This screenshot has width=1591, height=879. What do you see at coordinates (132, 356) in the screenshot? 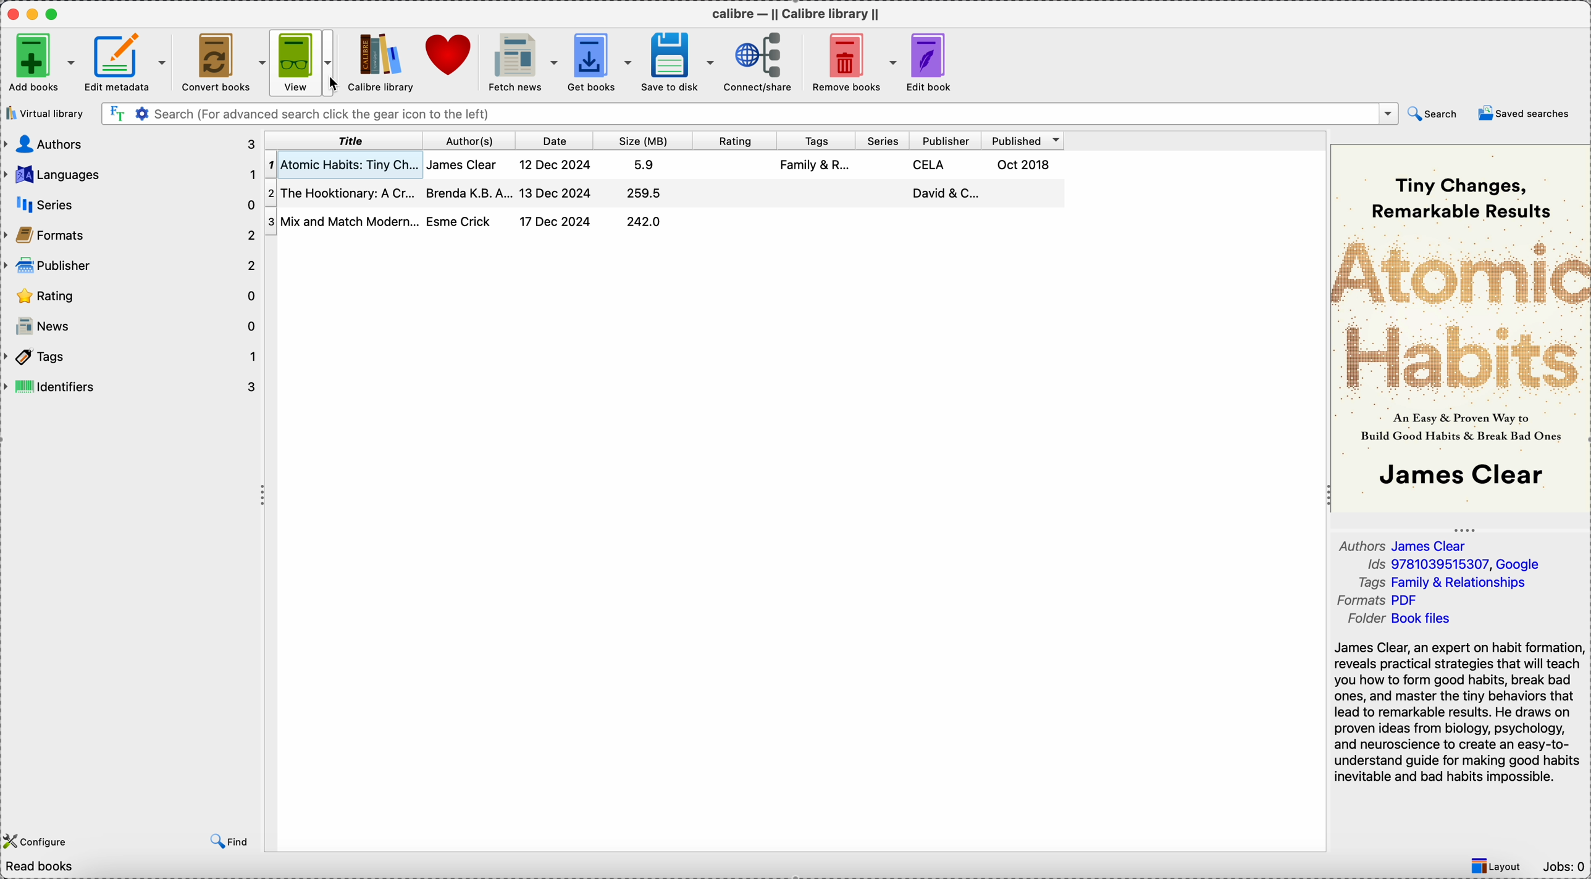
I see `tags` at bounding box center [132, 356].